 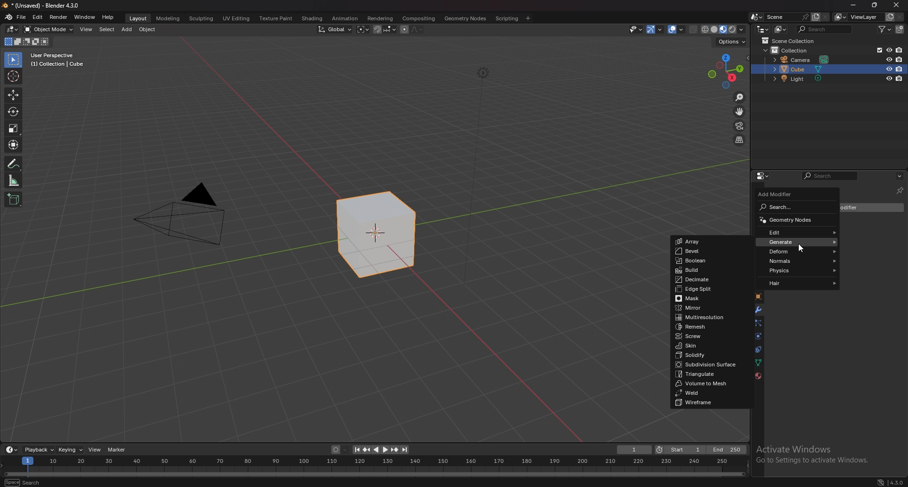 I want to click on help, so click(x=108, y=17).